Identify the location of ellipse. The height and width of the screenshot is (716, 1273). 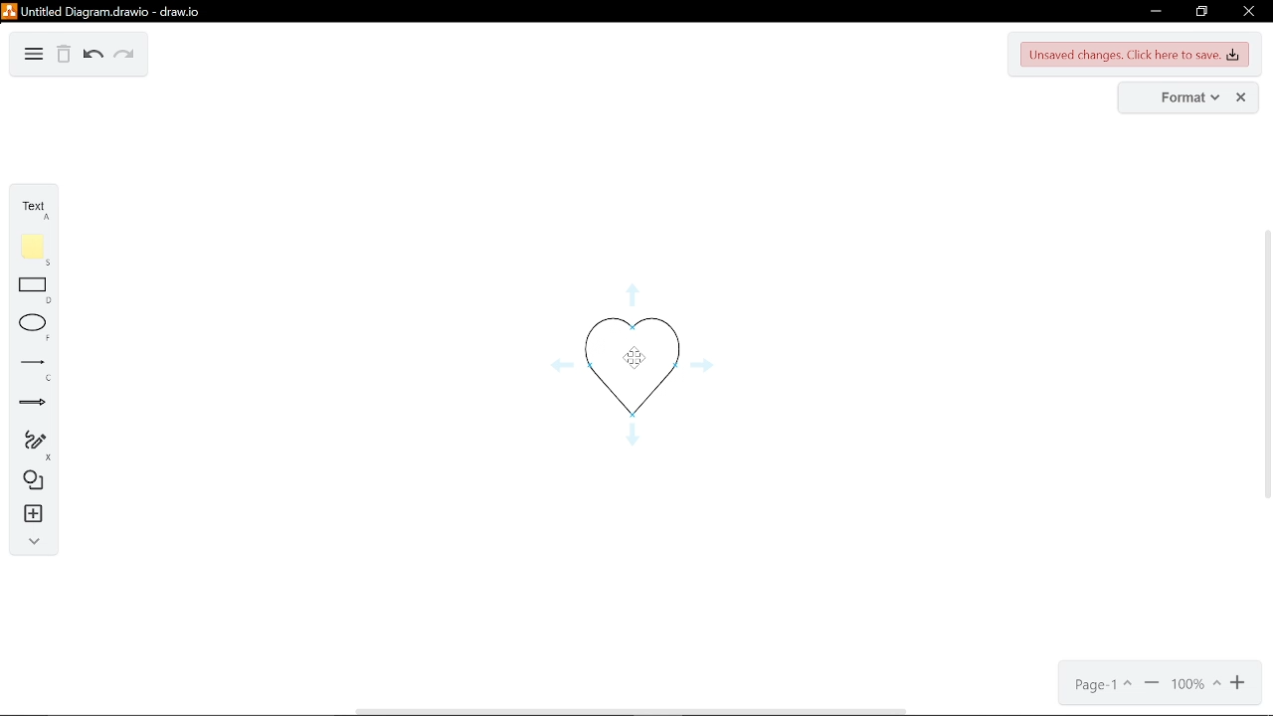
(34, 327).